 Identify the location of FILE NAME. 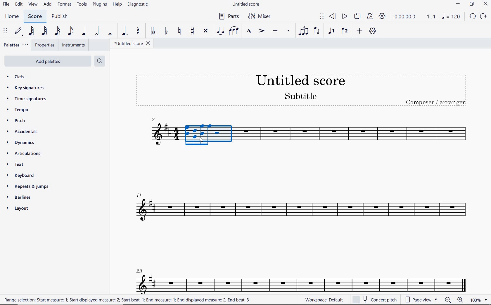
(132, 43).